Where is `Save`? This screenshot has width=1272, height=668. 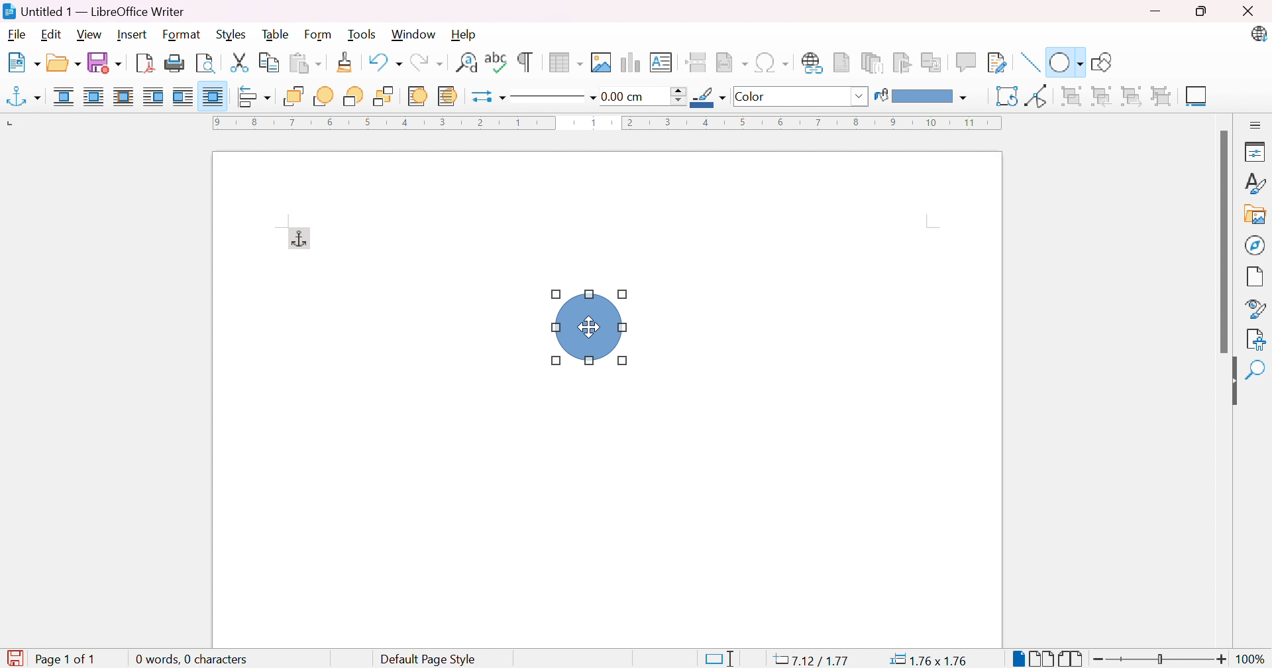 Save is located at coordinates (105, 62).